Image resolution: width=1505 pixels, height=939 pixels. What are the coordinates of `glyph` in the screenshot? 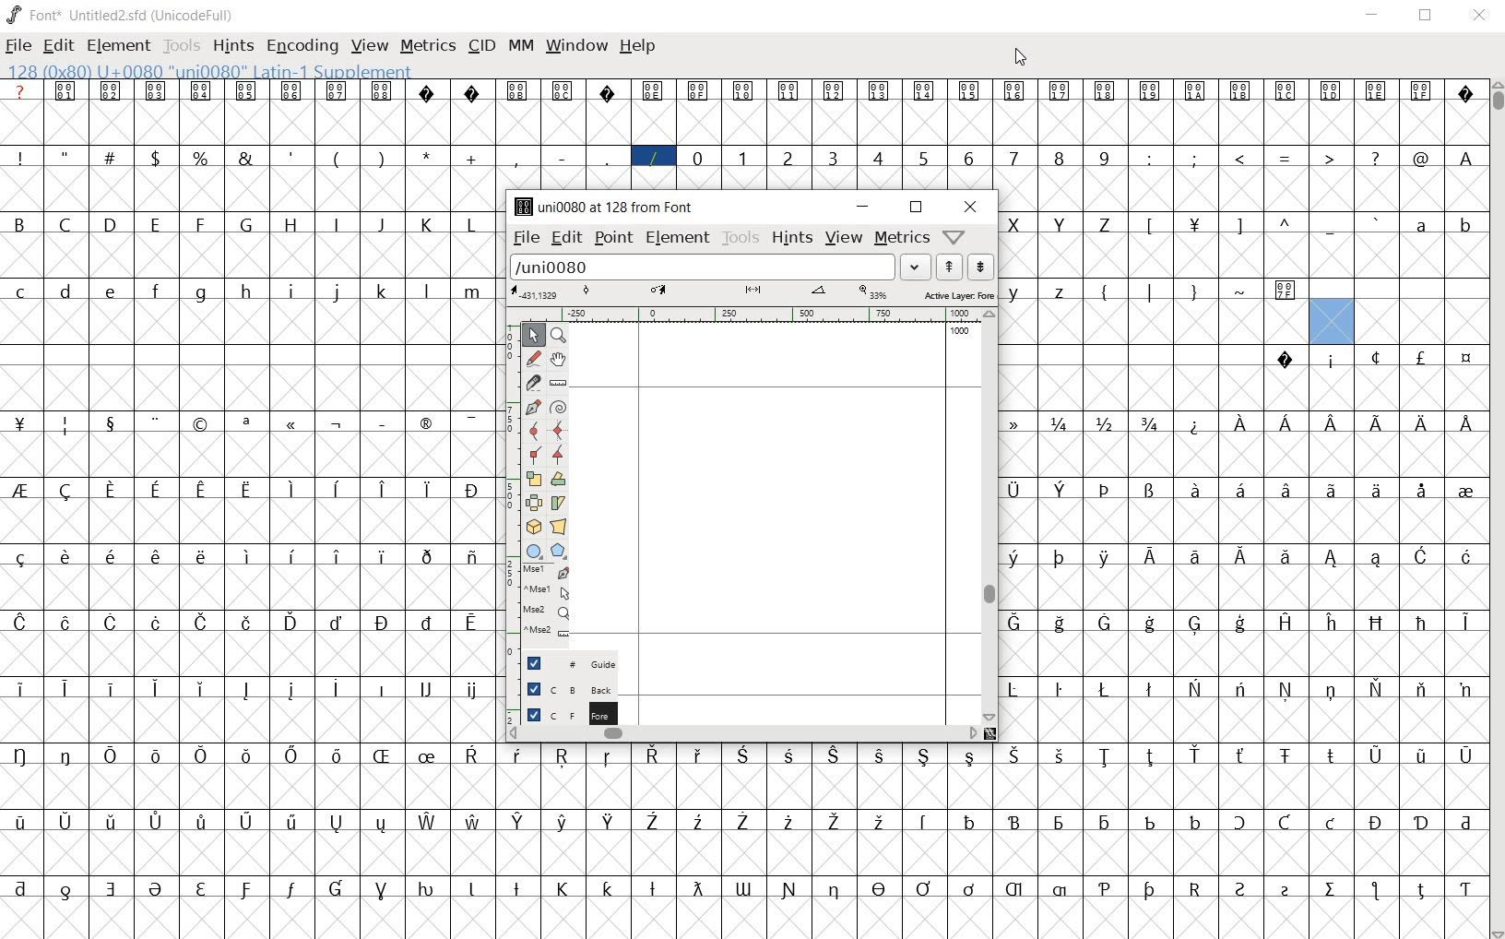 It's located at (1466, 556).